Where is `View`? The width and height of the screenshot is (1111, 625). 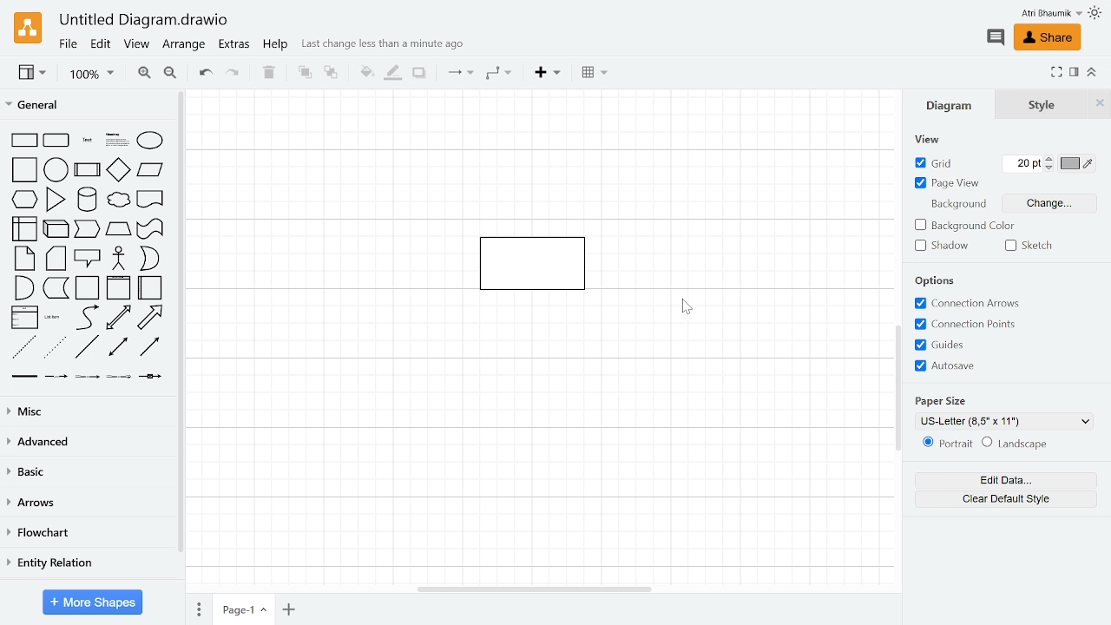
View is located at coordinates (33, 75).